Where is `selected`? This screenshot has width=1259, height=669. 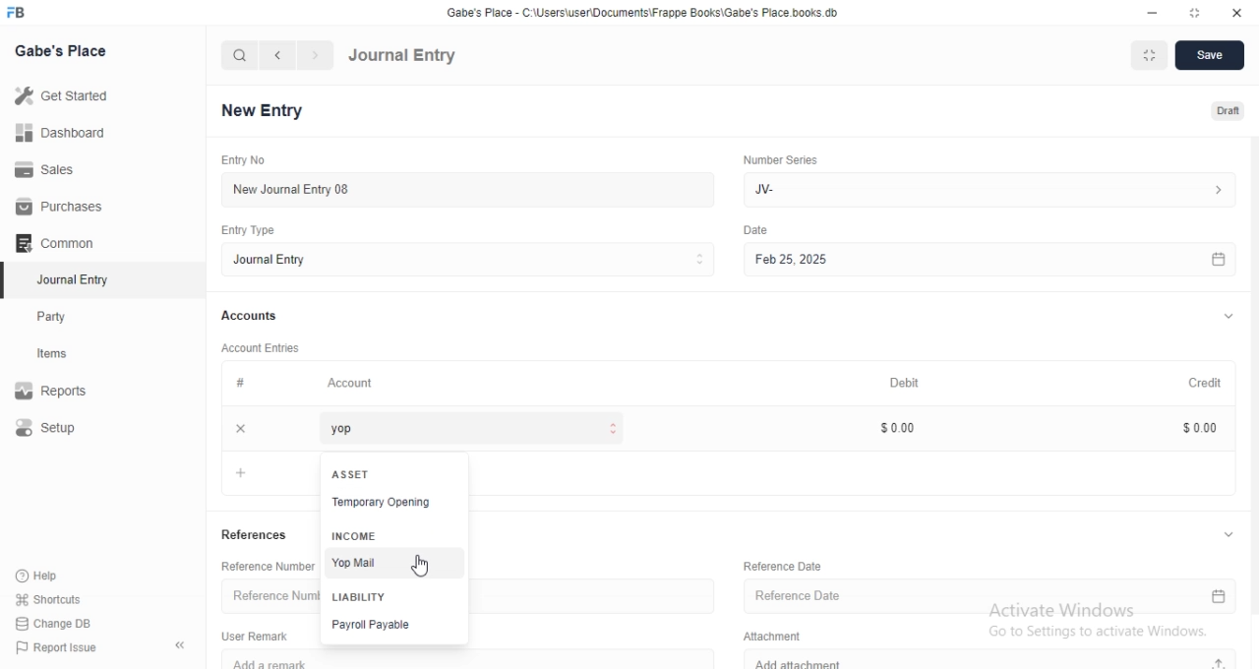
selected is located at coordinates (8, 281).